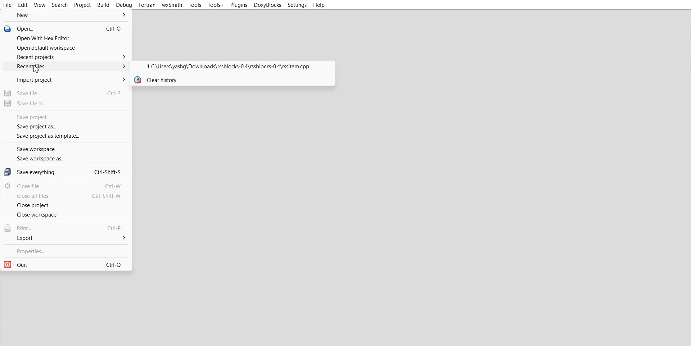 This screenshot has height=346, width=691. What do you see at coordinates (23, 5) in the screenshot?
I see `Edit` at bounding box center [23, 5].